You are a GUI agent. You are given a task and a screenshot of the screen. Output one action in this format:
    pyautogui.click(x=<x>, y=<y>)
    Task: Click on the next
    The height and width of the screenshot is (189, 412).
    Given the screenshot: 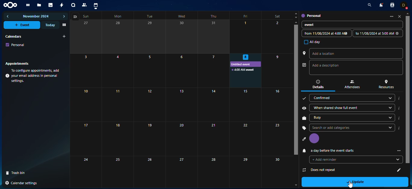 What is the action you would take?
    pyautogui.click(x=64, y=17)
    